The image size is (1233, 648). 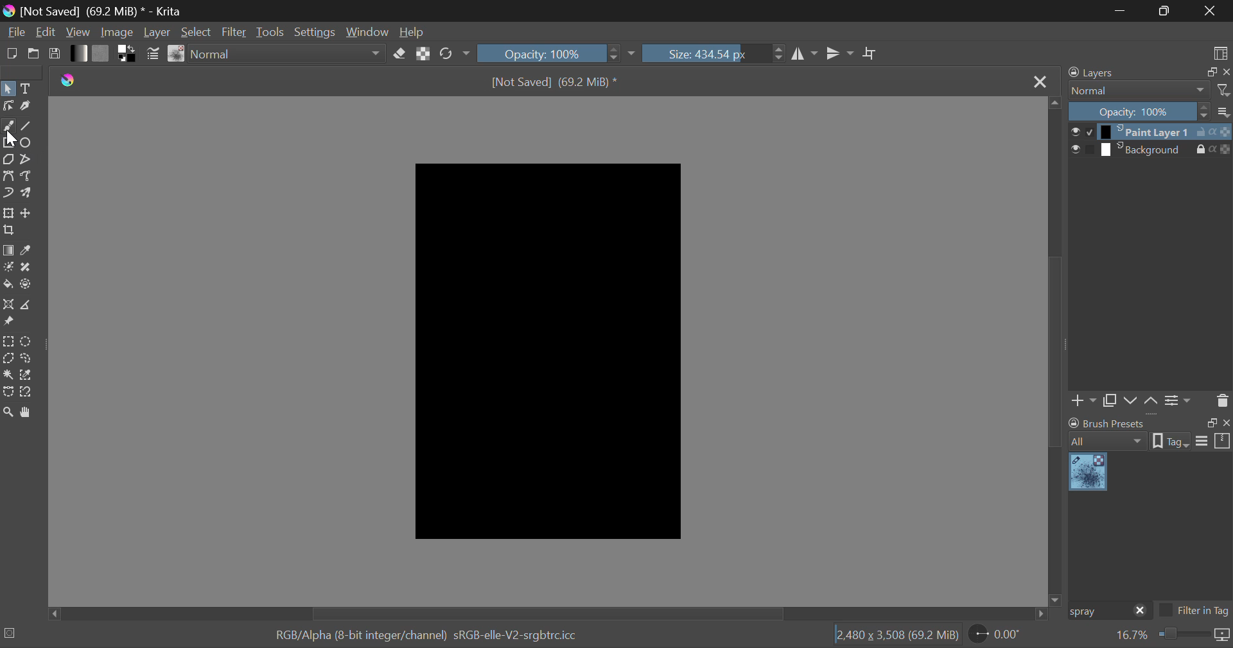 What do you see at coordinates (80, 32) in the screenshot?
I see `View` at bounding box center [80, 32].